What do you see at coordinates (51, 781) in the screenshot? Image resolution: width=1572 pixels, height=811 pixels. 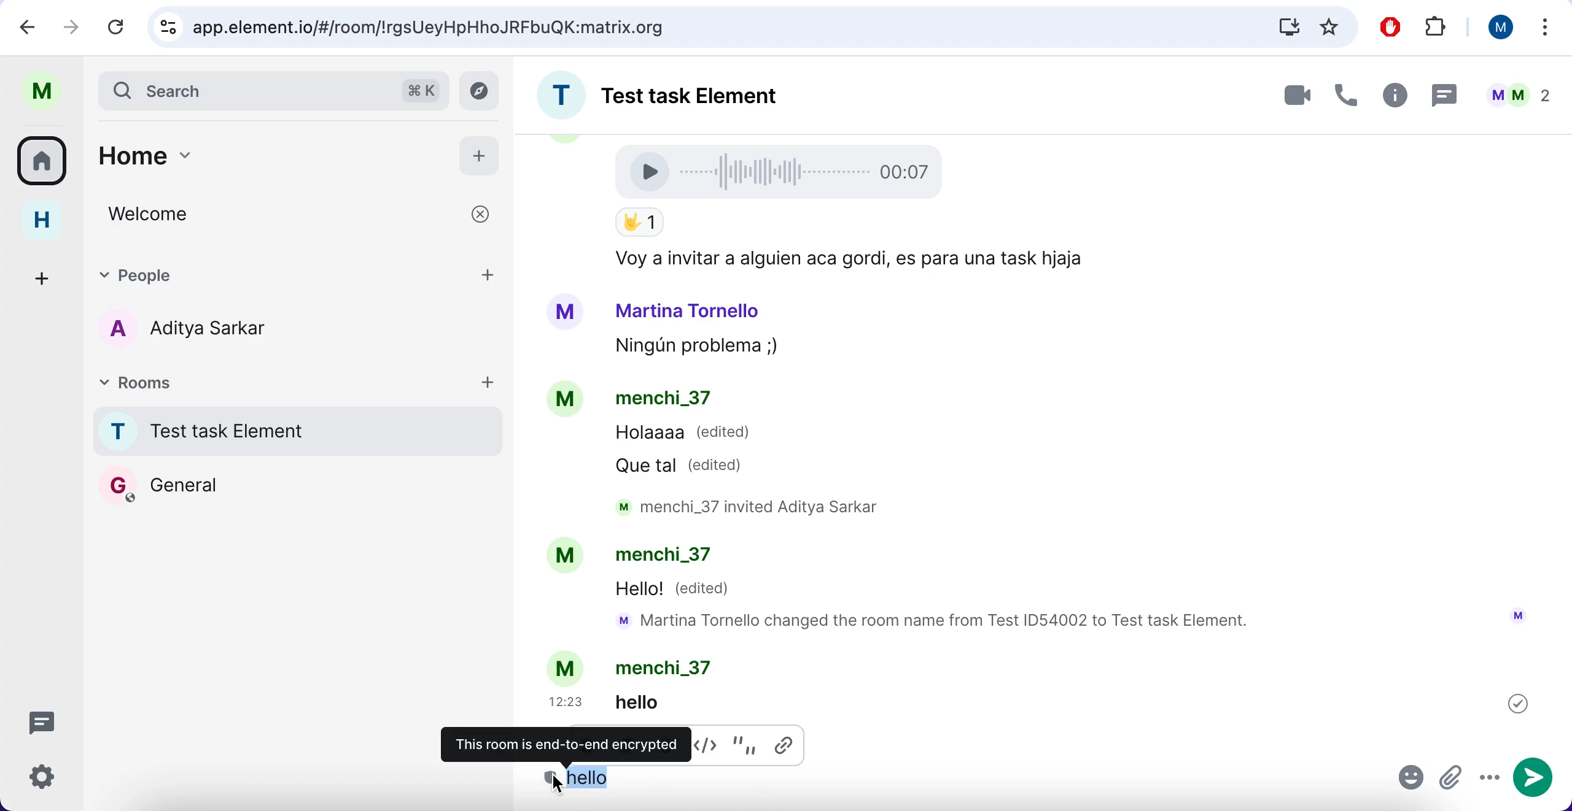 I see `quick settings` at bounding box center [51, 781].